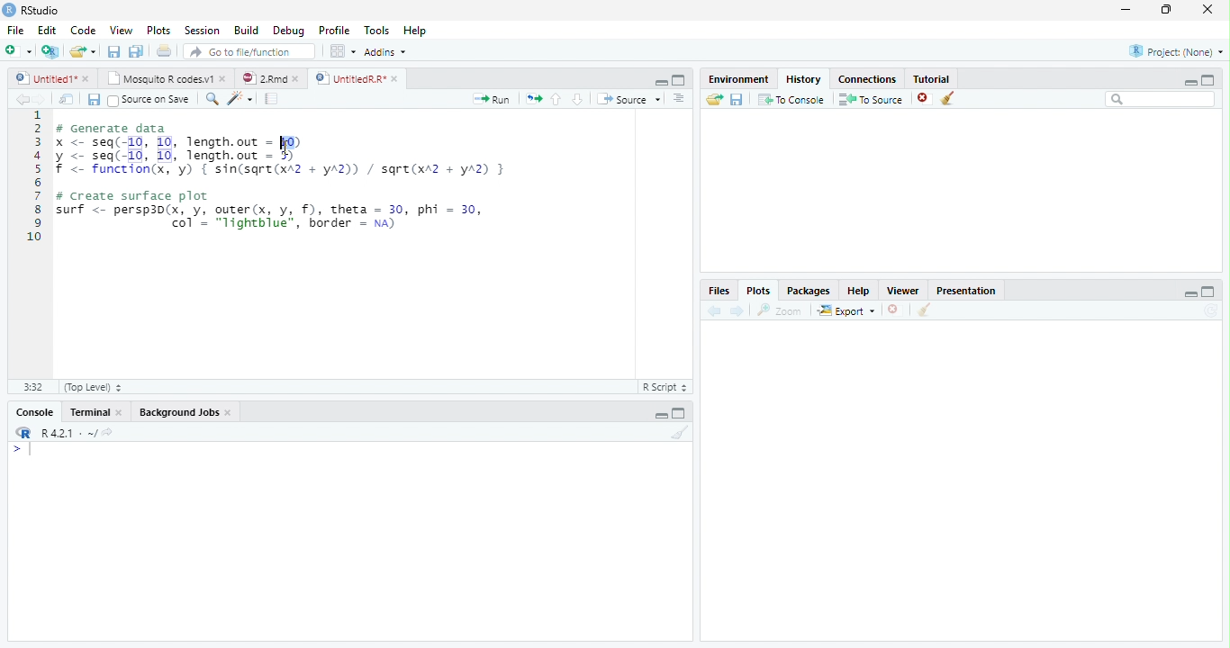  What do you see at coordinates (22, 432) in the screenshot?
I see `R` at bounding box center [22, 432].